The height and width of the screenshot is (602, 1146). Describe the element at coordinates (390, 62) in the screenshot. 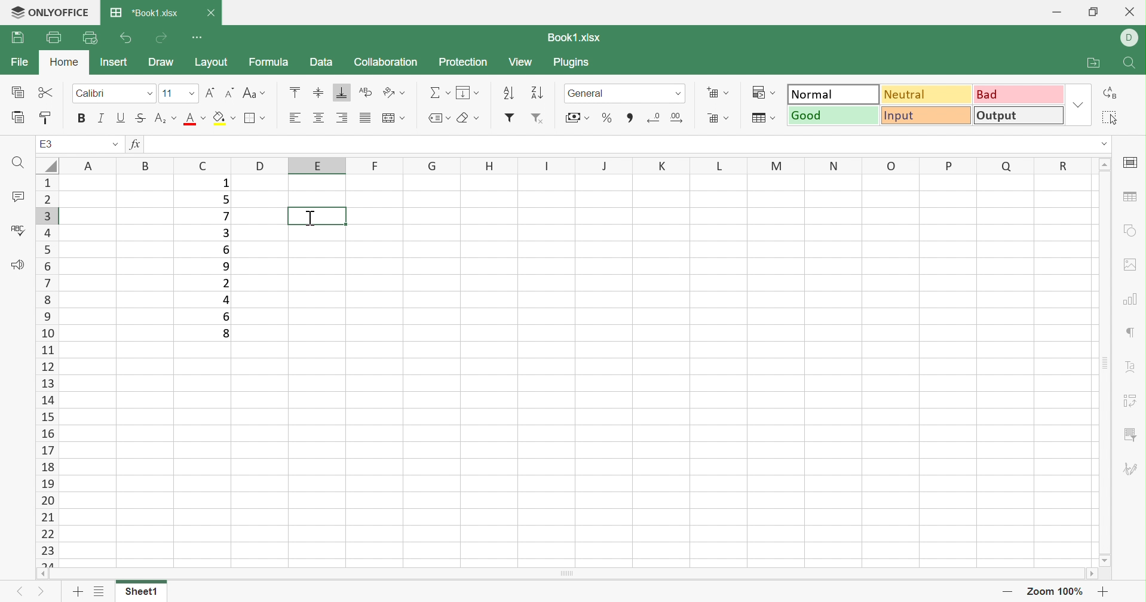

I see `Collaboration` at that location.